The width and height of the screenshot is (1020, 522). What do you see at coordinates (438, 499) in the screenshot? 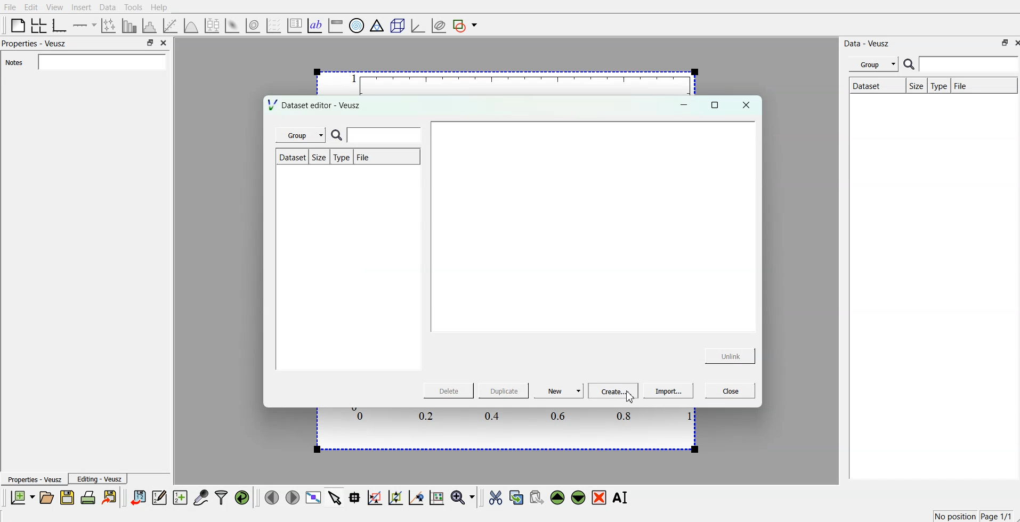
I see `reset graph axes` at bounding box center [438, 499].